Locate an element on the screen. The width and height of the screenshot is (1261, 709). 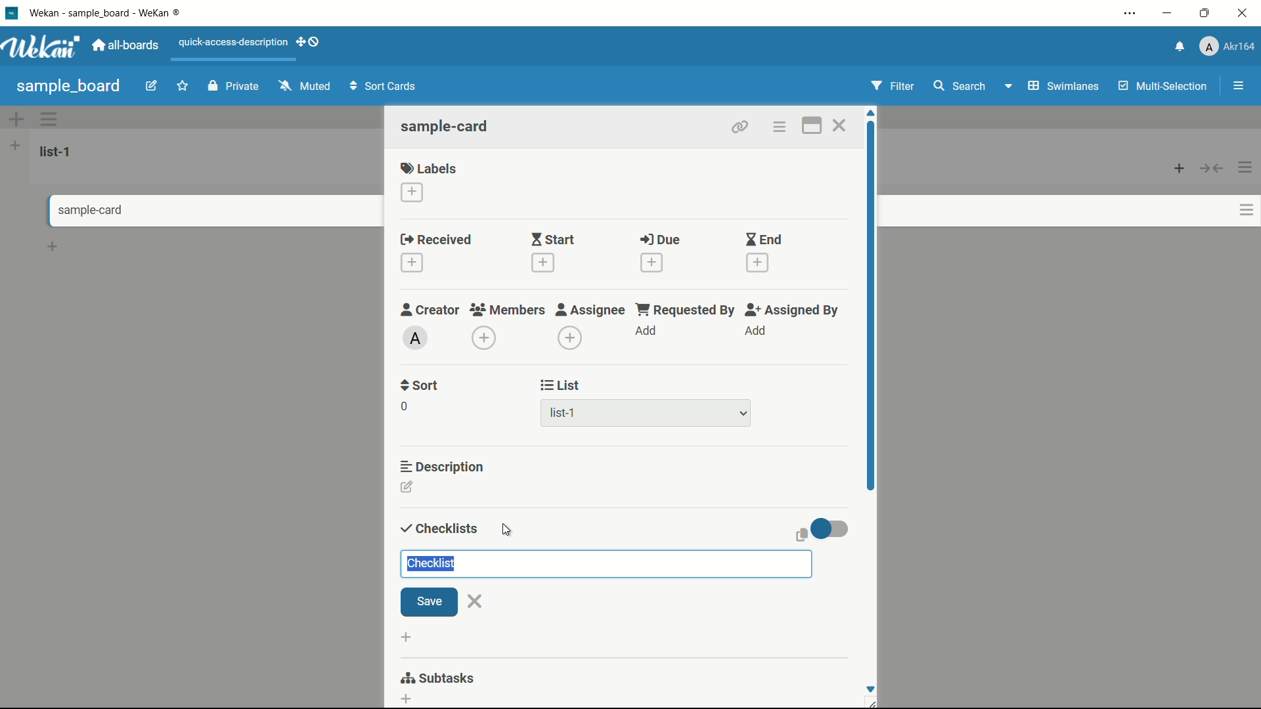
members is located at coordinates (506, 311).